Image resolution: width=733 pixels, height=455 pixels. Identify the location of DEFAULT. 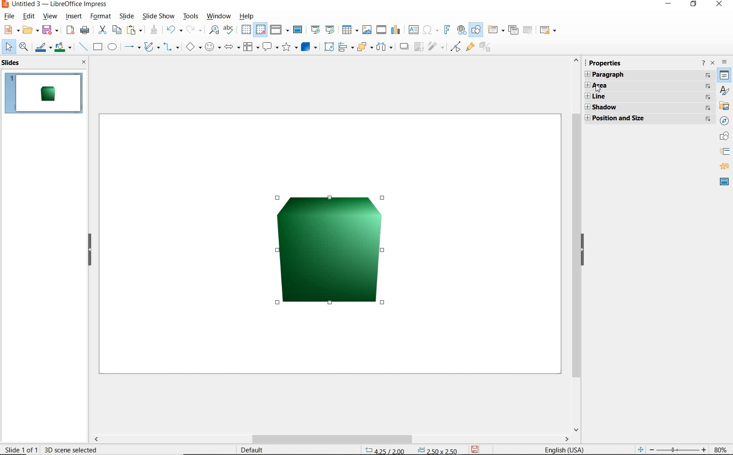
(254, 449).